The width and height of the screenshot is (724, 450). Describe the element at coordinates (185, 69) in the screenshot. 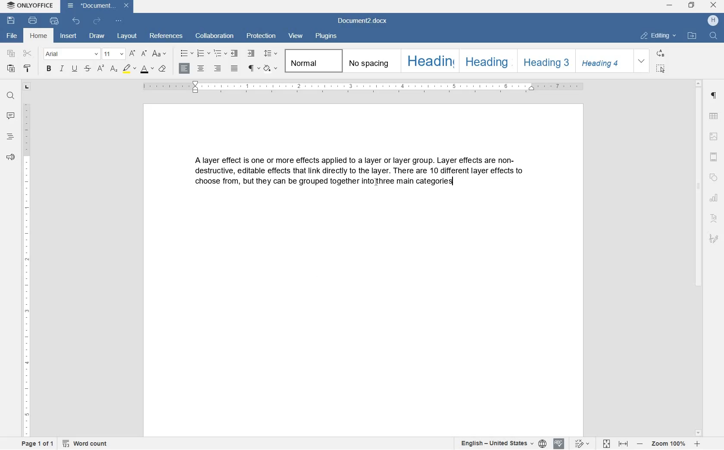

I see `align left` at that location.